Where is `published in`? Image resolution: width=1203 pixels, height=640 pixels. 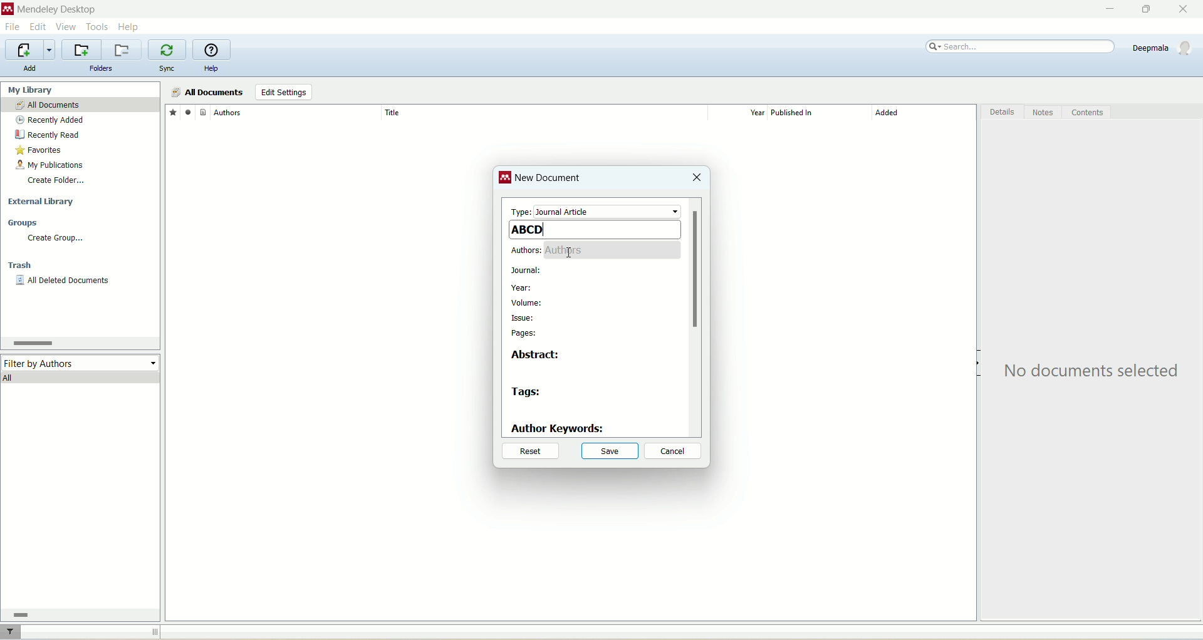
published in is located at coordinates (815, 113).